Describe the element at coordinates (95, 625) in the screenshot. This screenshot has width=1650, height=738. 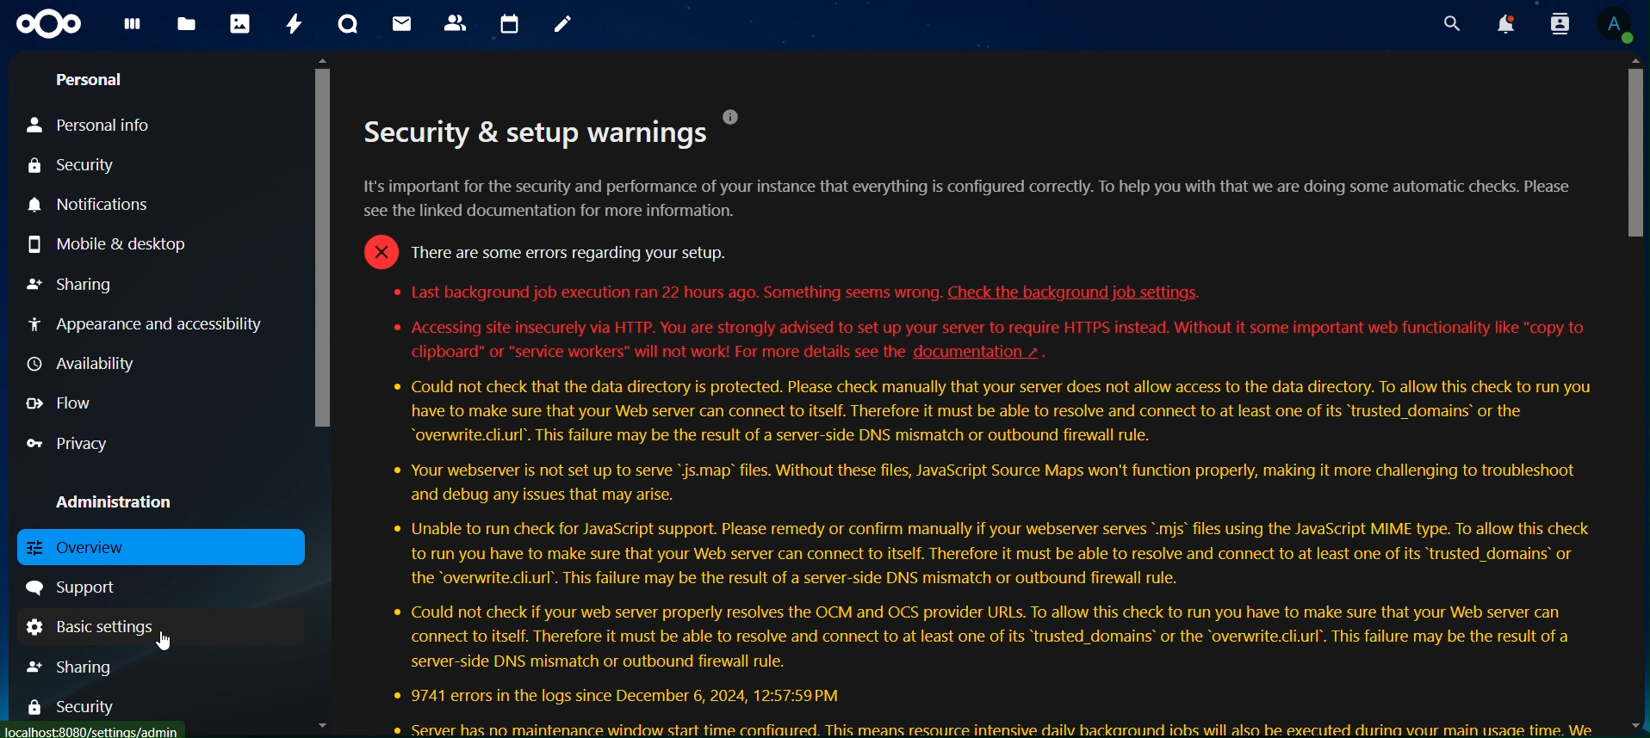
I see `basic settings` at that location.